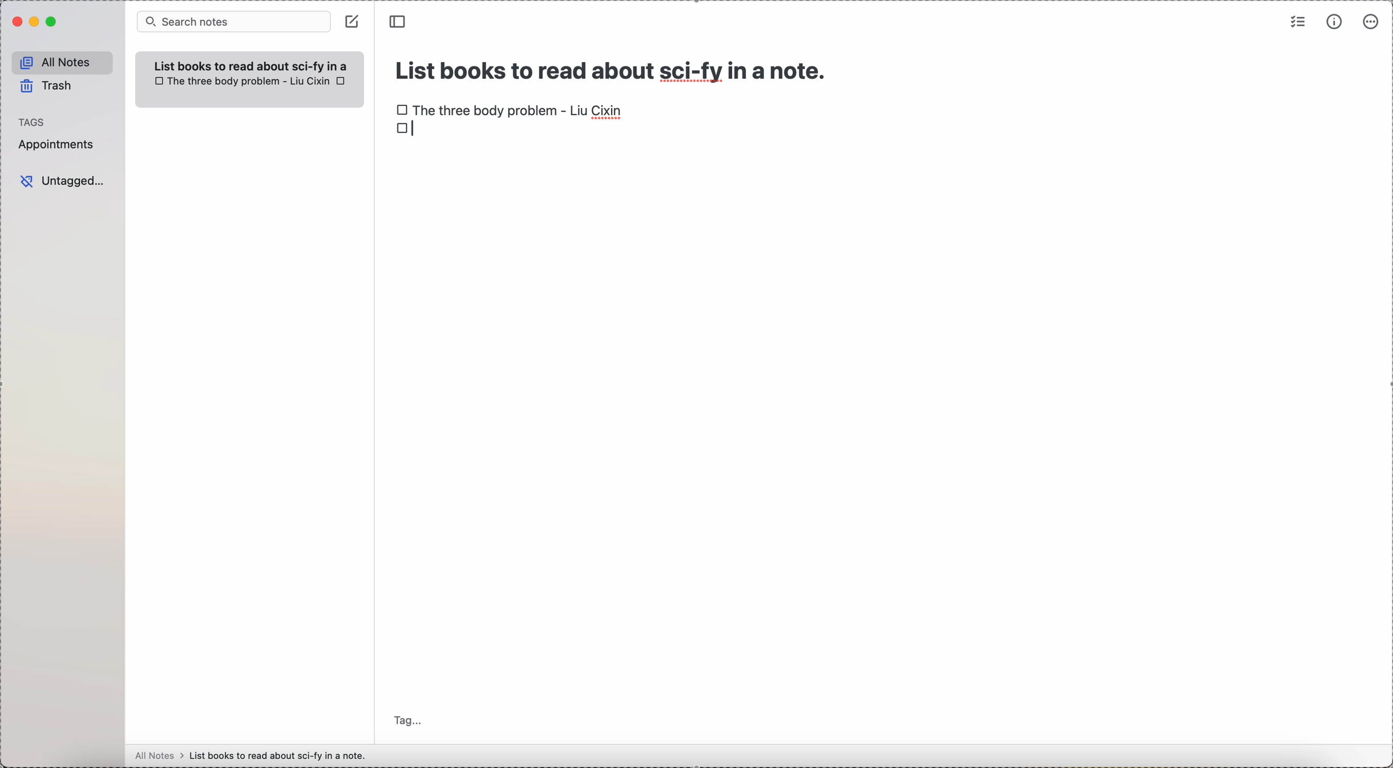  What do you see at coordinates (233, 22) in the screenshot?
I see `search bar` at bounding box center [233, 22].